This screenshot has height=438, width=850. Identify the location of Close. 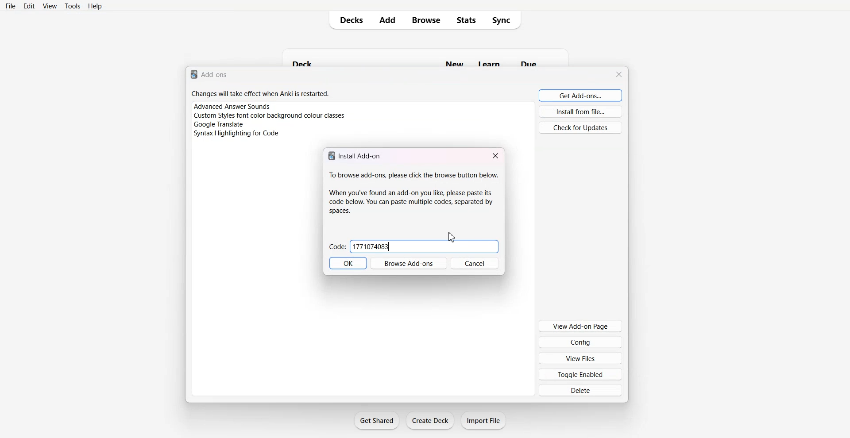
(495, 155).